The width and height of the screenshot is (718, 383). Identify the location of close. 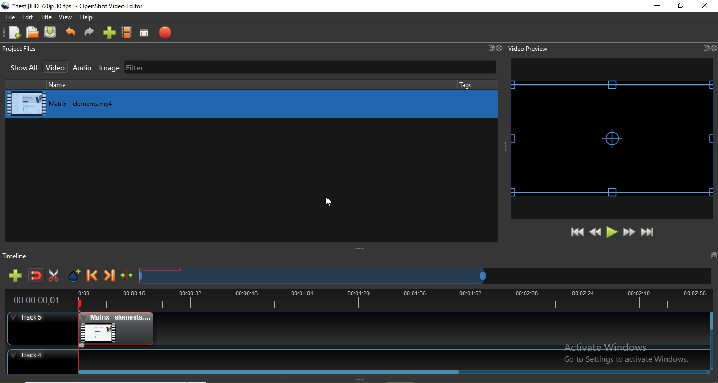
(705, 6).